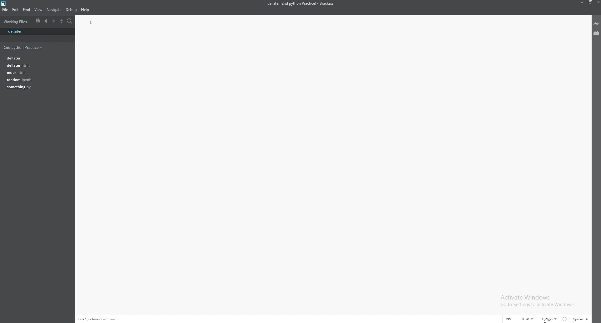  What do you see at coordinates (17, 22) in the screenshot?
I see `working files` at bounding box center [17, 22].